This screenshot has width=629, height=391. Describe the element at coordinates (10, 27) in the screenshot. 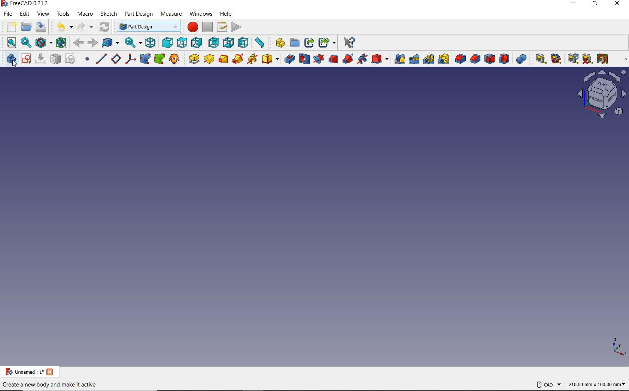

I see `new` at that location.